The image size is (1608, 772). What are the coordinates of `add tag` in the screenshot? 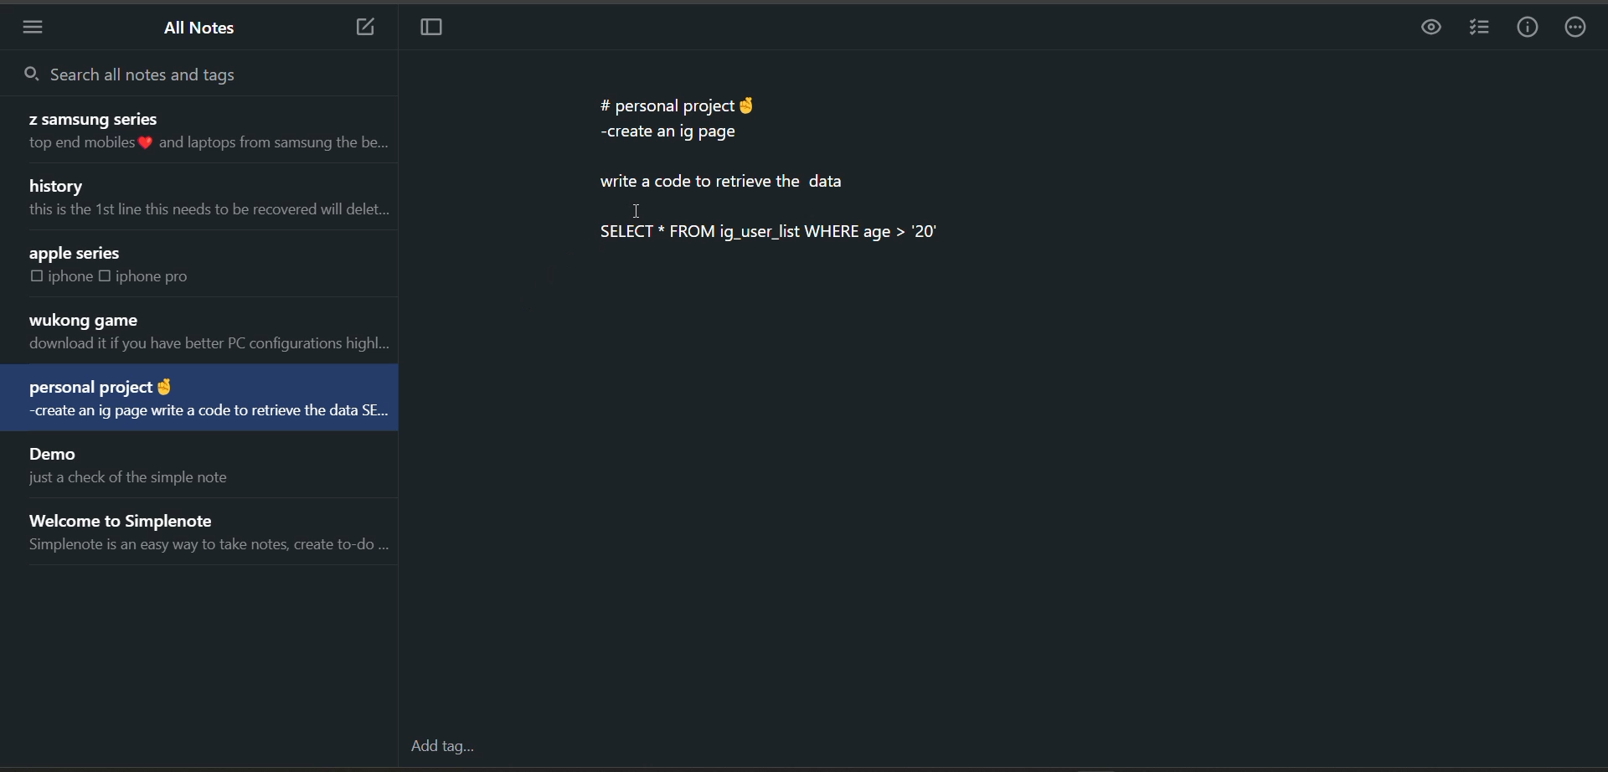 It's located at (440, 749).